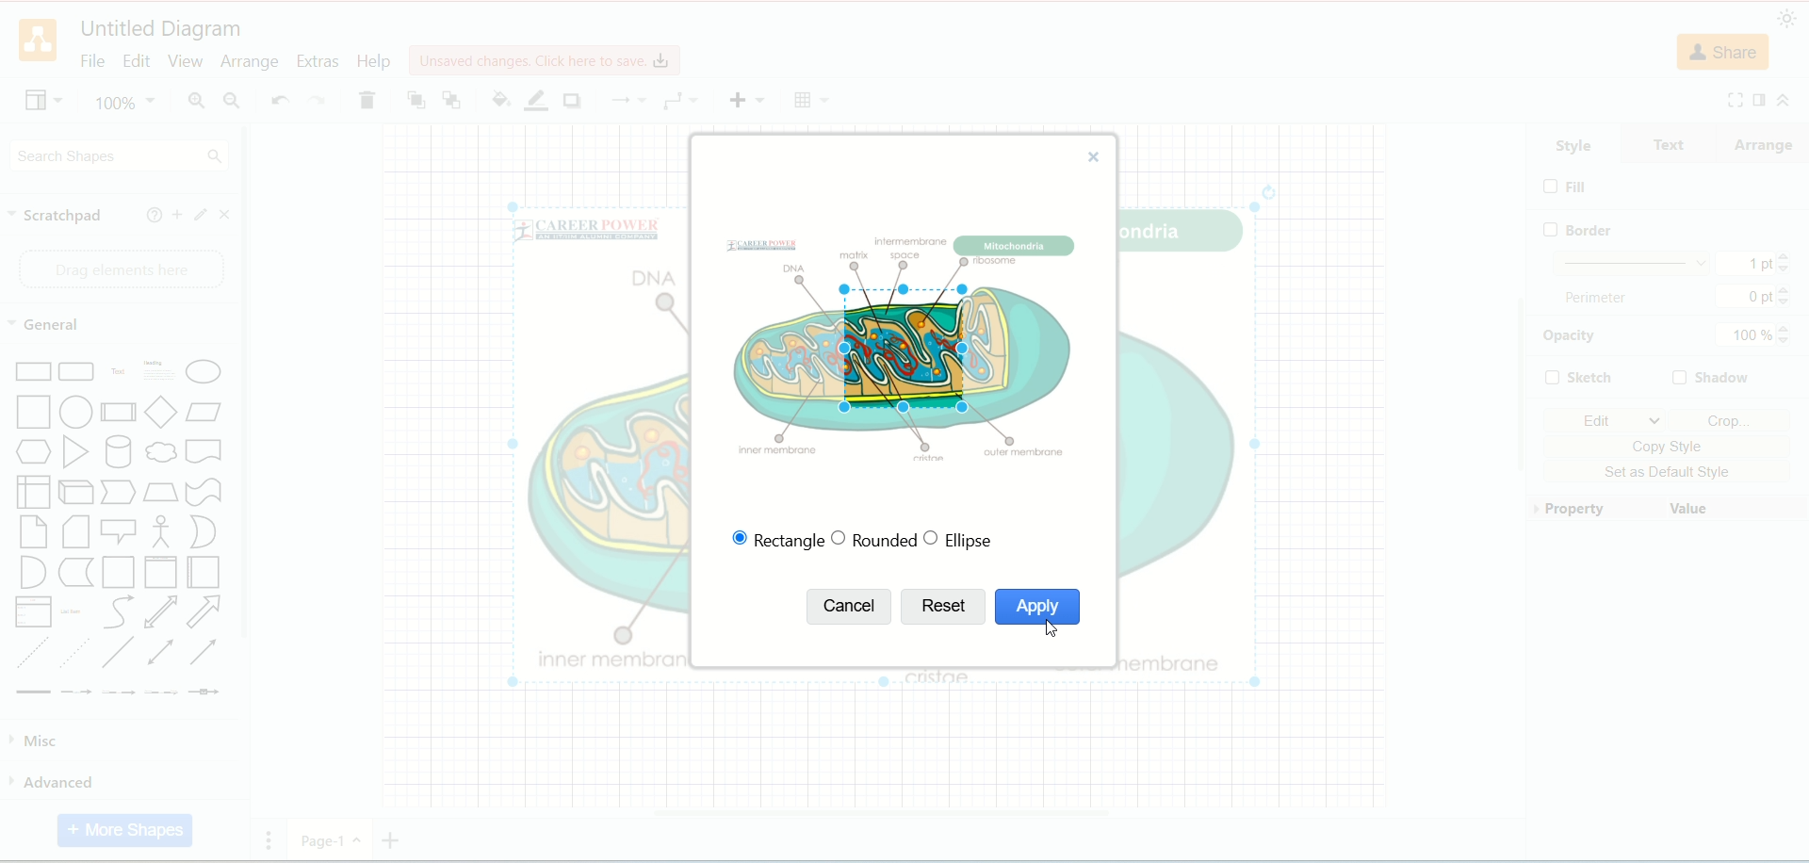 The height and width of the screenshot is (863, 1809). What do you see at coordinates (77, 372) in the screenshot?
I see `Curved Corner Rectangle` at bounding box center [77, 372].